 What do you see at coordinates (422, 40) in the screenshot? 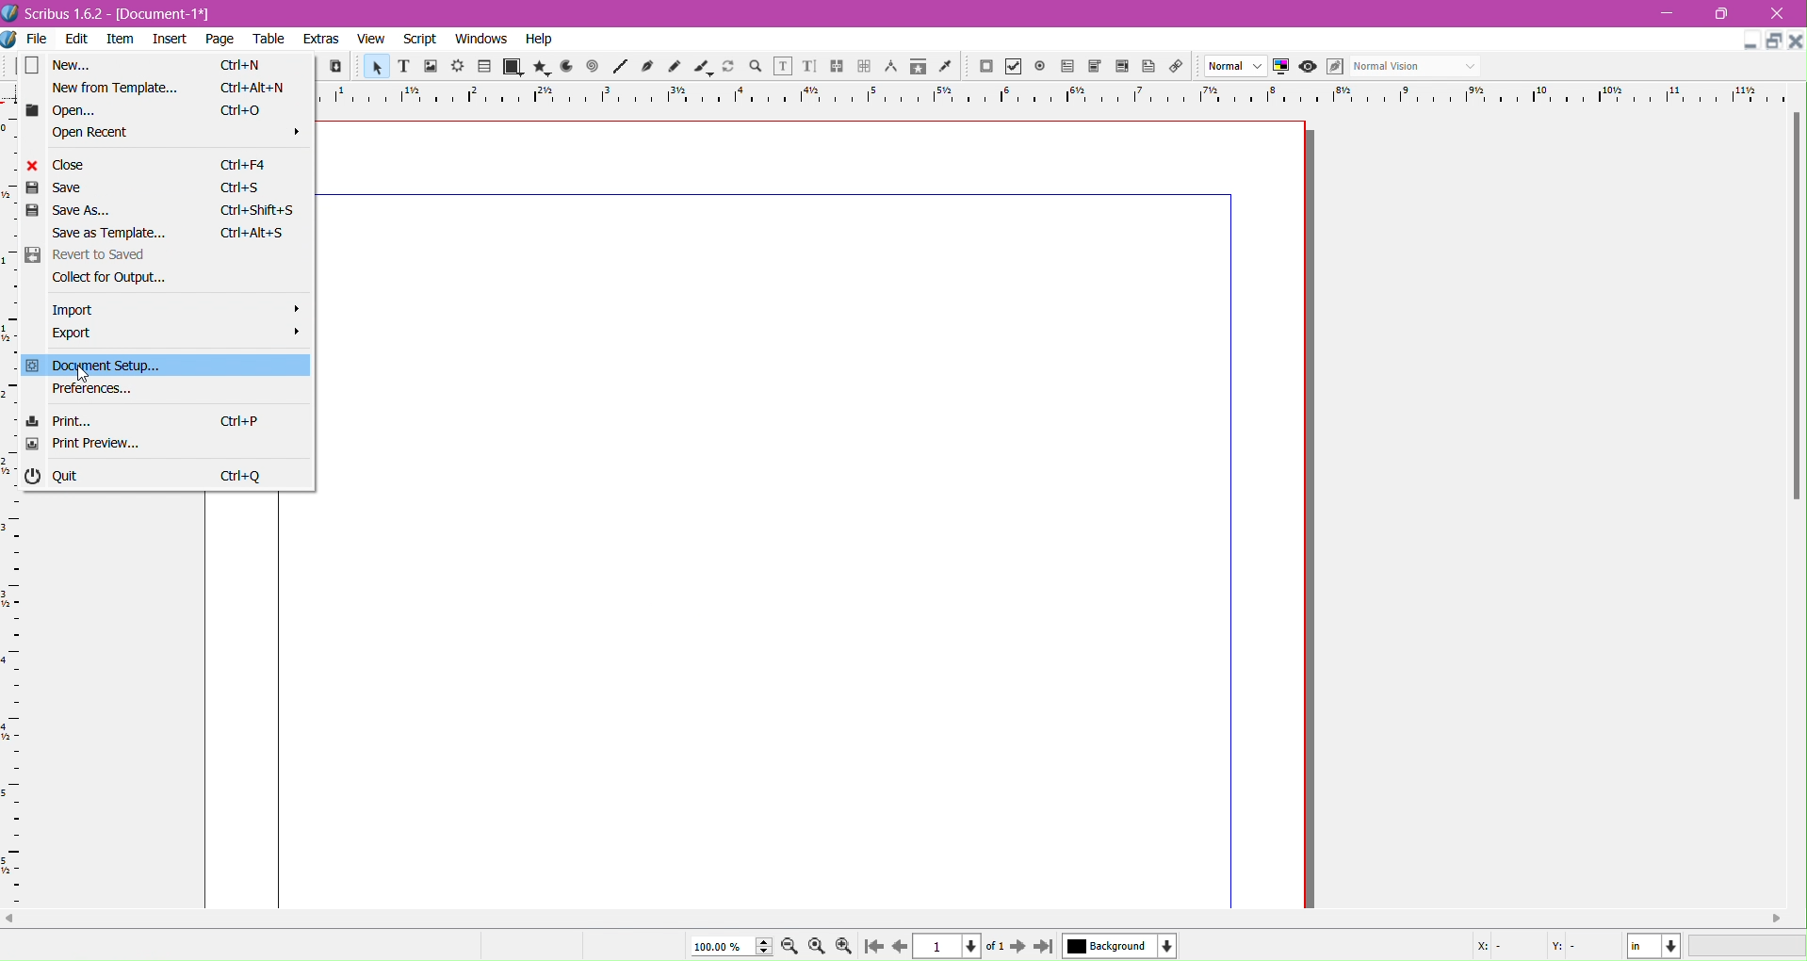
I see `script menu` at bounding box center [422, 40].